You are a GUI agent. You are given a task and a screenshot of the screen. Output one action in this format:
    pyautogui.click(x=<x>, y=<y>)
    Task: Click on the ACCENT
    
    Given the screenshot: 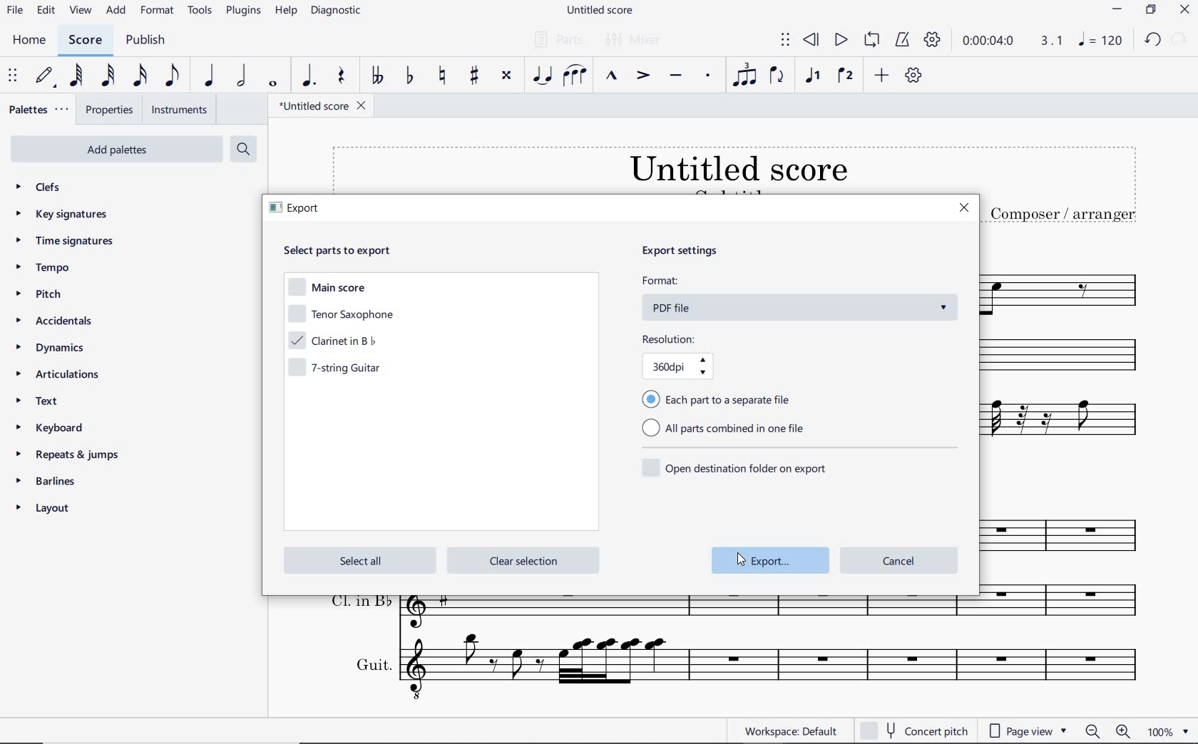 What is the action you would take?
    pyautogui.click(x=642, y=74)
    